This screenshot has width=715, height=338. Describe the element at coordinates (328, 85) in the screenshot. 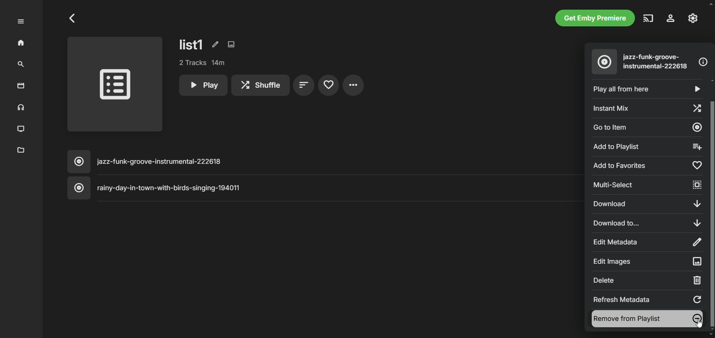

I see `favorites` at that location.